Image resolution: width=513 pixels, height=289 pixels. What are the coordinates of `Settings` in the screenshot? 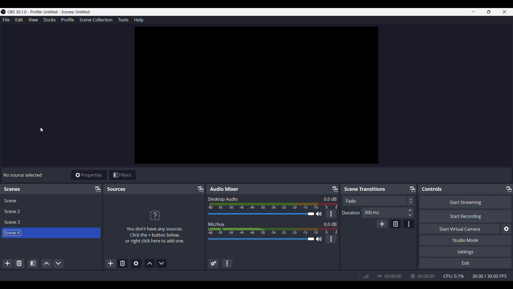 It's located at (467, 252).